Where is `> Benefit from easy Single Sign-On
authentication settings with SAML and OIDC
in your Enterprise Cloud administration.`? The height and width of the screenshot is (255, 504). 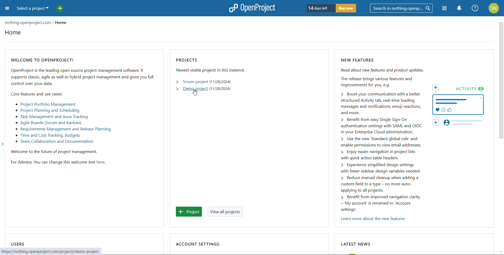 > Benefit from easy Single Sign-On
authentication settings with SAML and OIDC
in your Enterprise Cloud administration. is located at coordinates (381, 125).